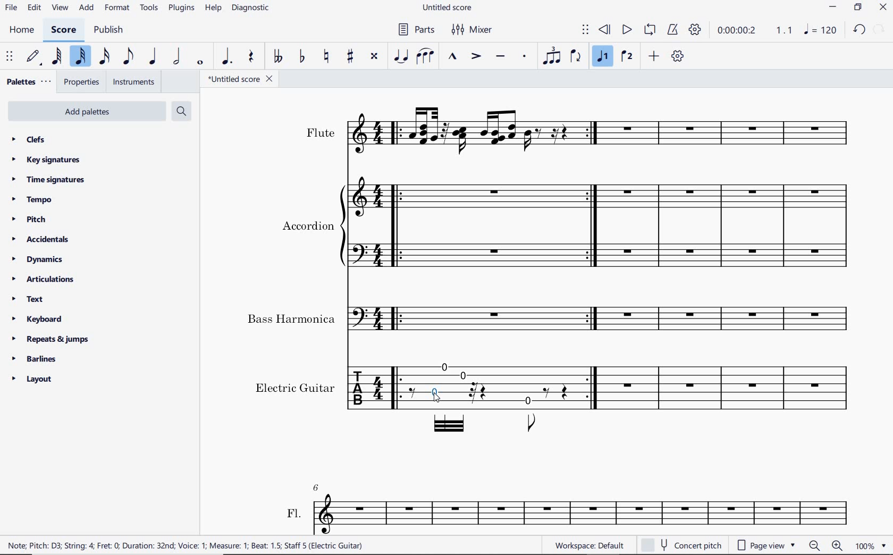  What do you see at coordinates (301, 57) in the screenshot?
I see `toggle flat` at bounding box center [301, 57].